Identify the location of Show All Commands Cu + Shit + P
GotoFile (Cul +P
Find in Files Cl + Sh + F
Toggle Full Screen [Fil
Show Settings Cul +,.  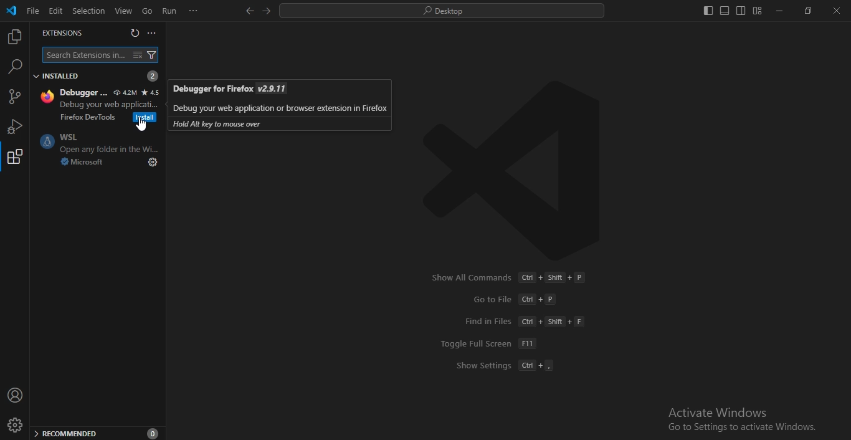
(511, 320).